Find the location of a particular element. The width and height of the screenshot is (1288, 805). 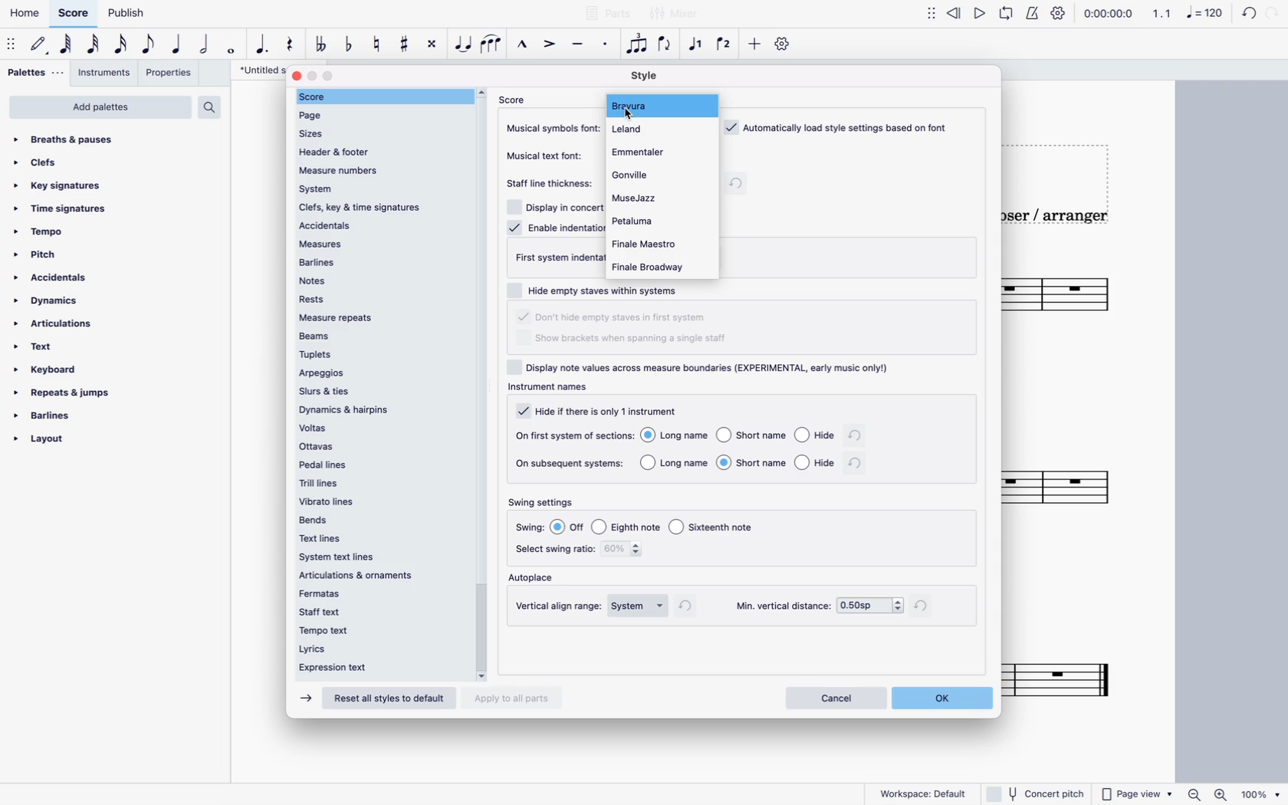

time signatures is located at coordinates (65, 209).